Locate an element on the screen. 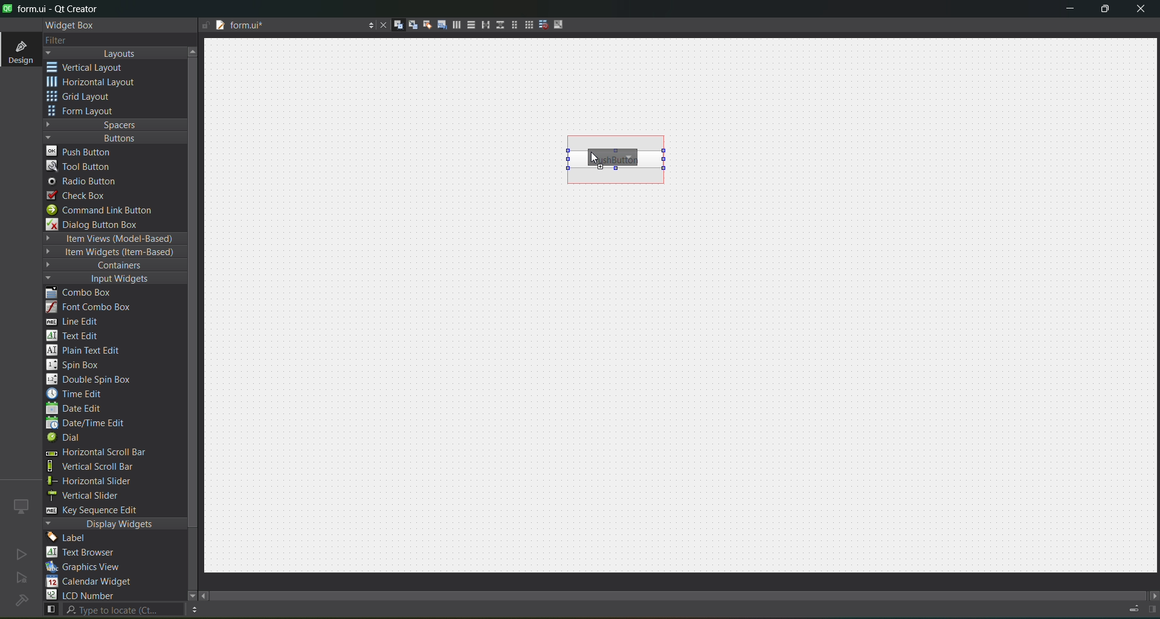 The width and height of the screenshot is (1160, 619). horizontal is located at coordinates (94, 84).